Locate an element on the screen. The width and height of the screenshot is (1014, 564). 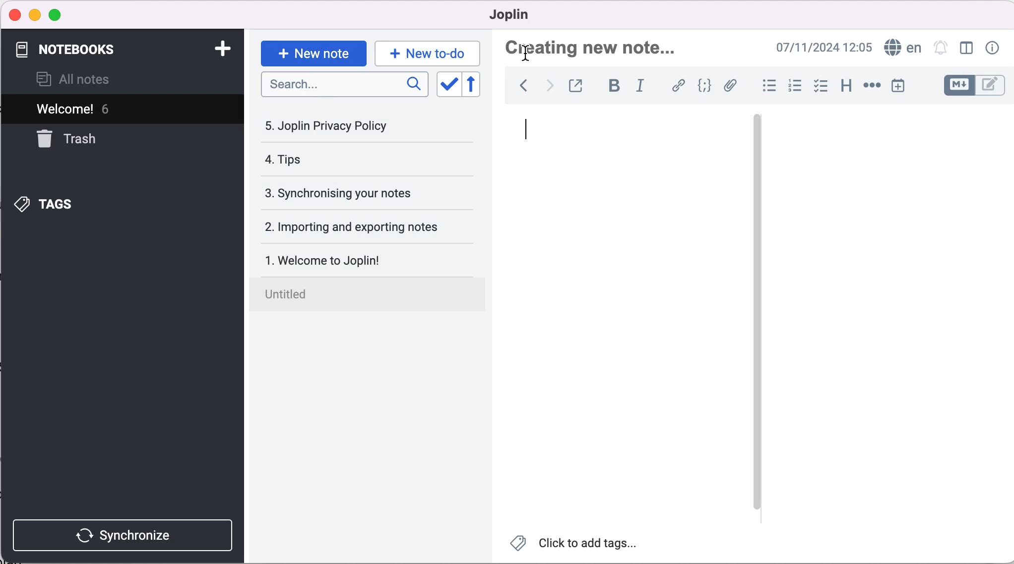
welcome to joplin! is located at coordinates (340, 263).